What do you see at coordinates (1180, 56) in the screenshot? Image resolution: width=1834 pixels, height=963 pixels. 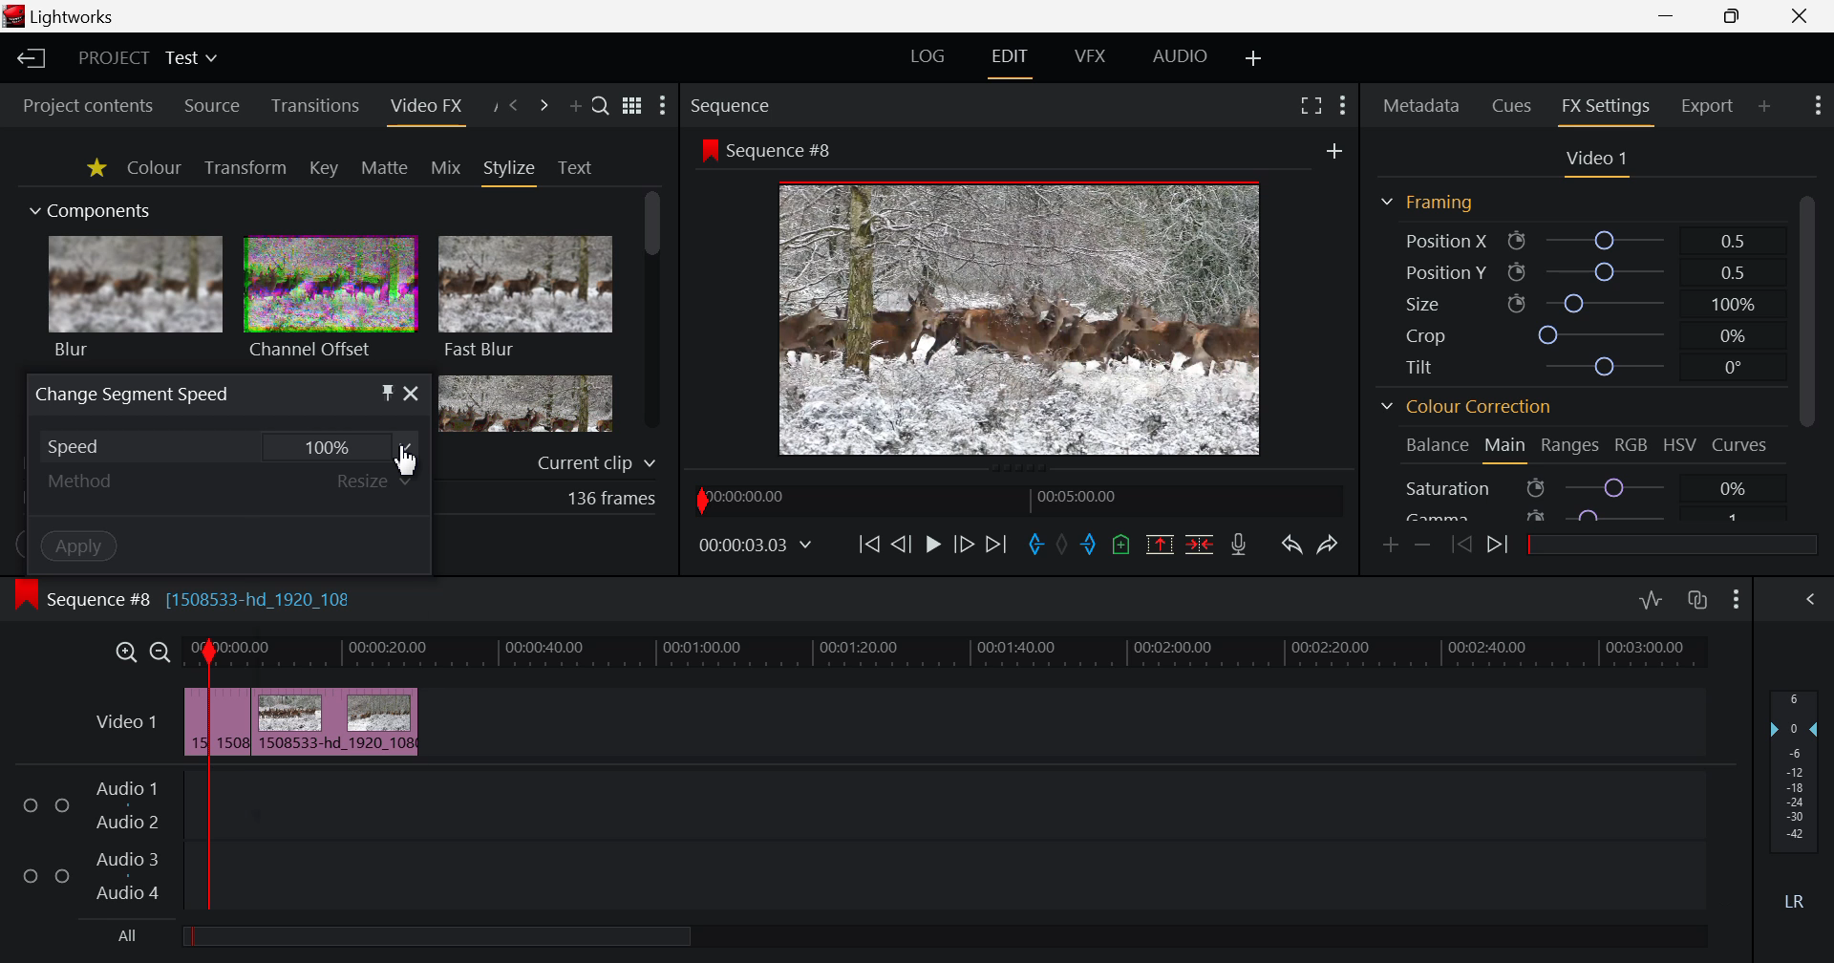 I see `AUDIO Layout` at bounding box center [1180, 56].